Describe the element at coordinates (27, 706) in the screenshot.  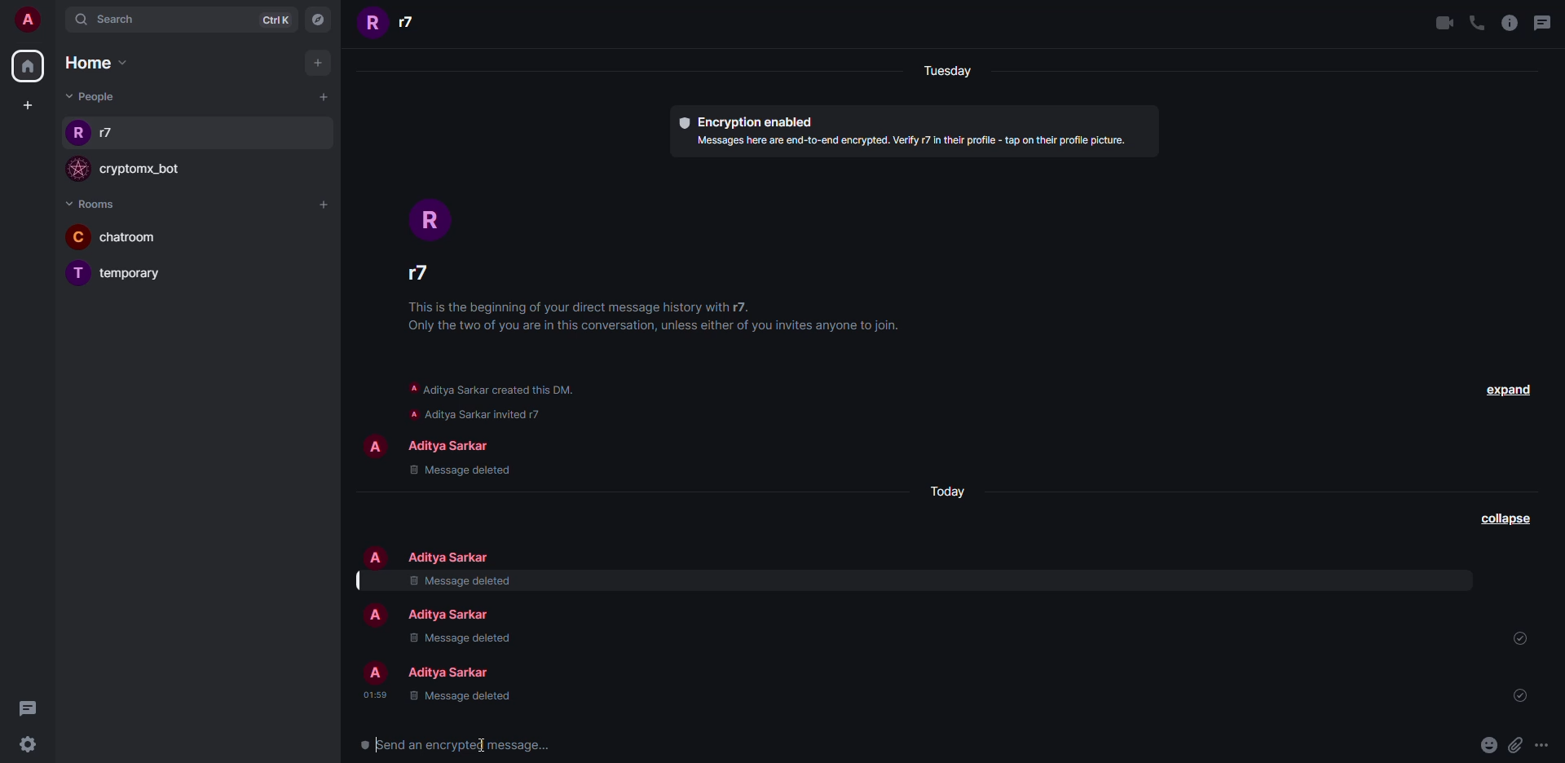
I see `threads` at that location.